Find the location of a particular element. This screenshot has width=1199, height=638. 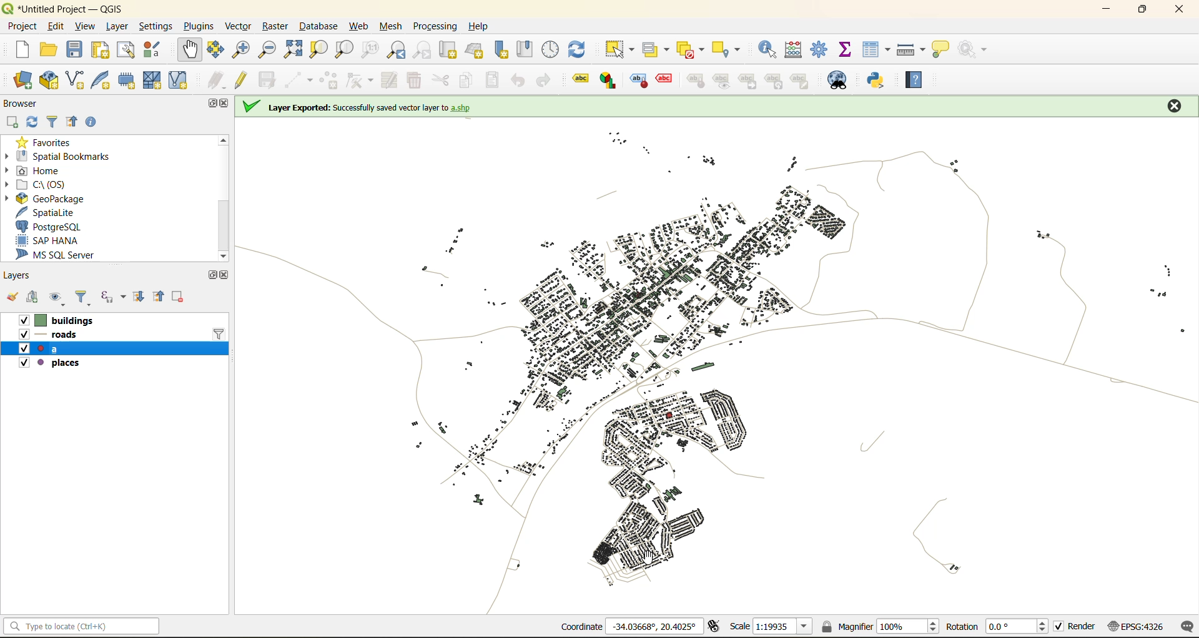

show layout is located at coordinates (128, 50).